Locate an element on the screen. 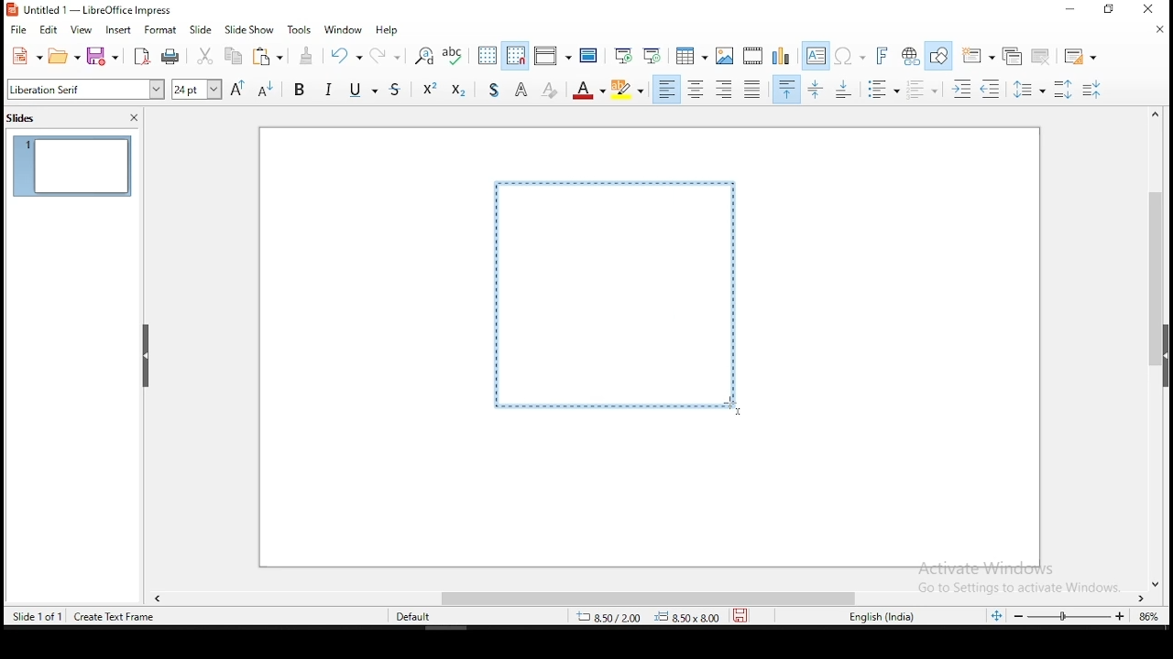 The height and width of the screenshot is (659, 1173). justified is located at coordinates (753, 90).